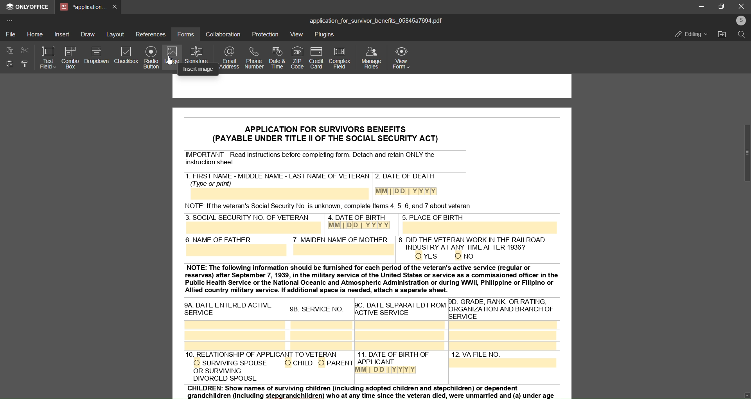  Describe the element at coordinates (229, 58) in the screenshot. I see `email address` at that location.